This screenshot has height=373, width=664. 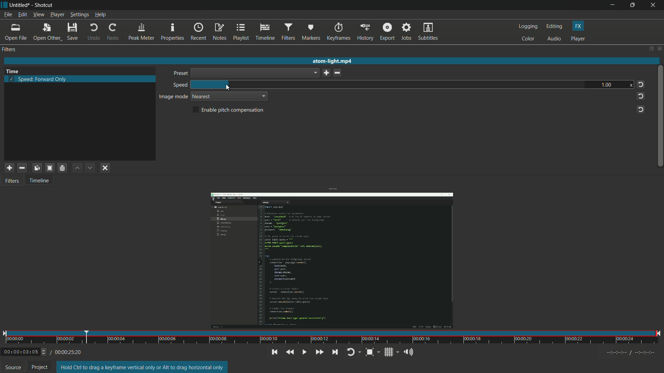 I want to click on properties, so click(x=173, y=32).